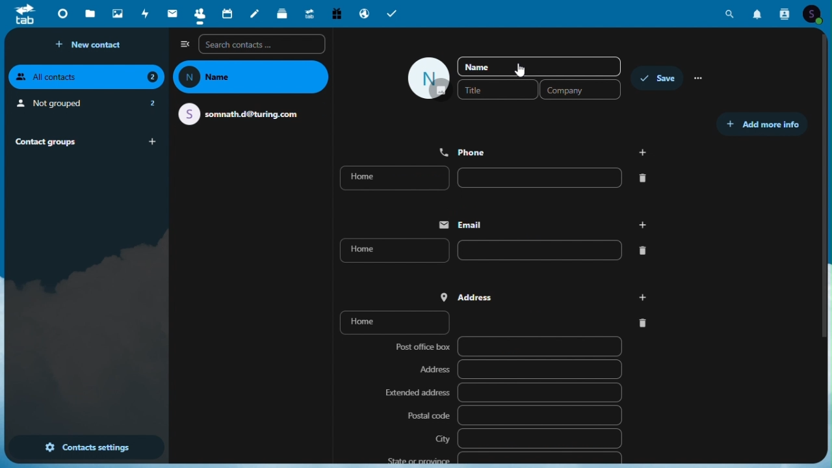 The width and height of the screenshot is (832, 468). Describe the element at coordinates (500, 178) in the screenshot. I see `home` at that location.